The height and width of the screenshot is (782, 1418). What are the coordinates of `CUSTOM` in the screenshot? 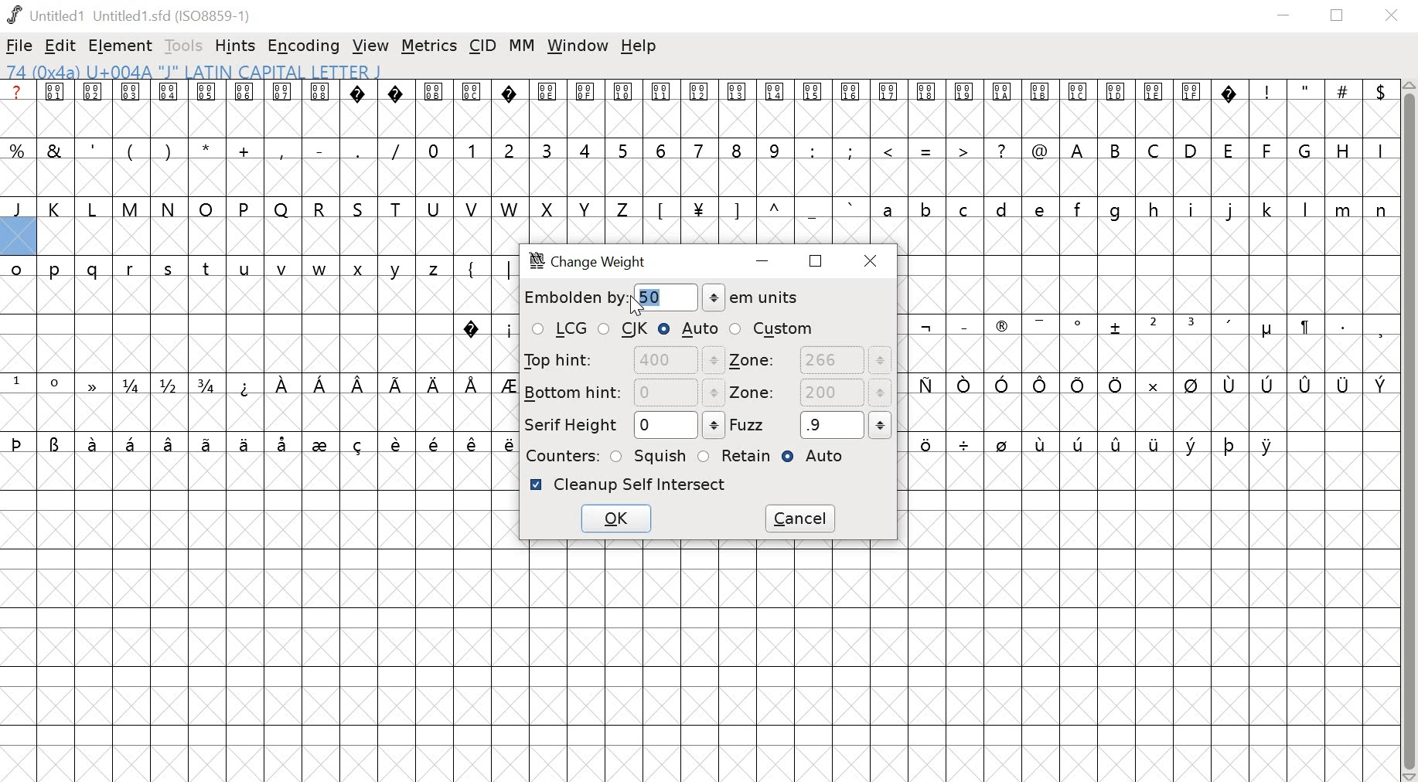 It's located at (772, 328).